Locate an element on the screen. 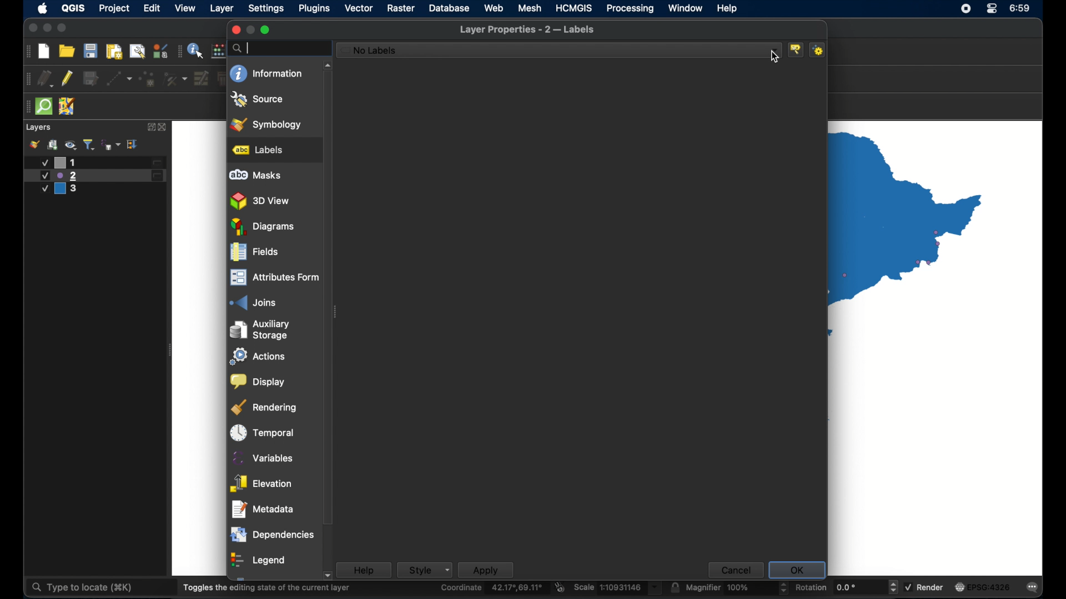 The image size is (1066, 599). identify feature is located at coordinates (197, 50).